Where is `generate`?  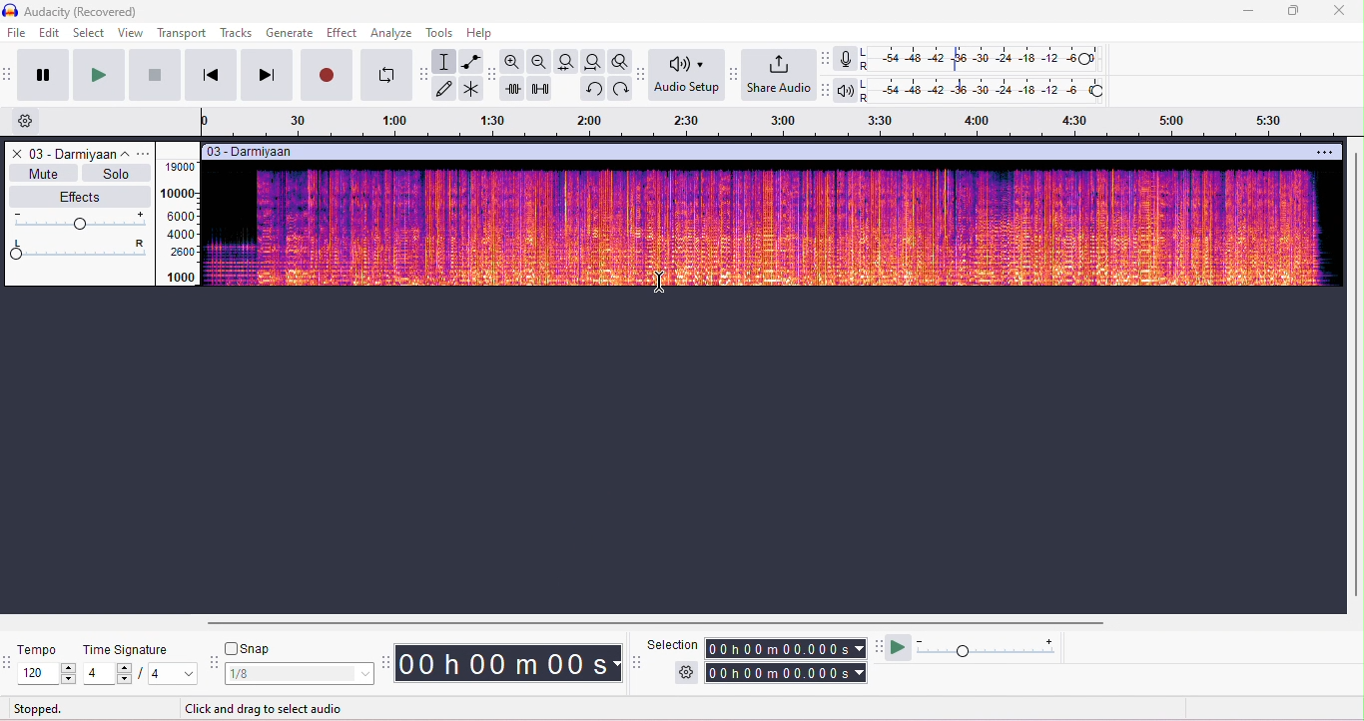 generate is located at coordinates (290, 32).